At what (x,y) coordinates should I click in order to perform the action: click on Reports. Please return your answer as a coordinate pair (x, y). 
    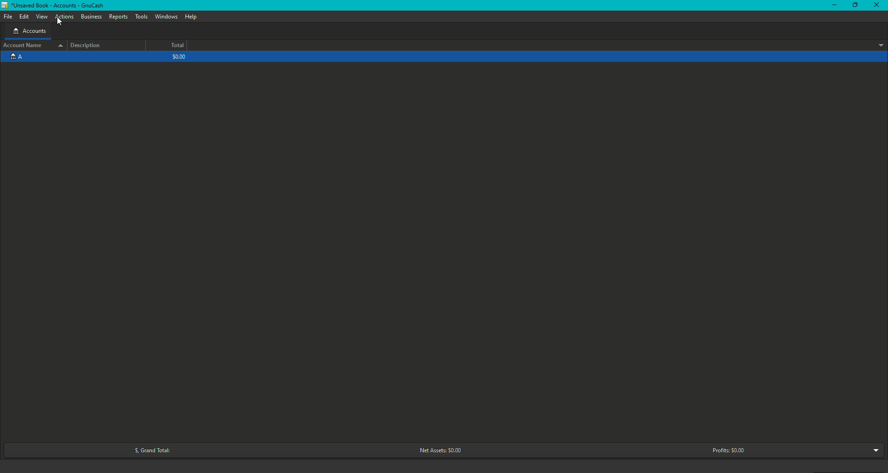
    Looking at the image, I should click on (118, 18).